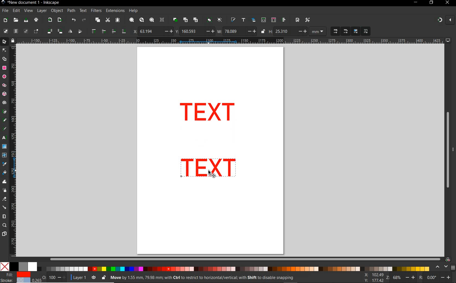  What do you see at coordinates (16, 20) in the screenshot?
I see `open file dialog` at bounding box center [16, 20].